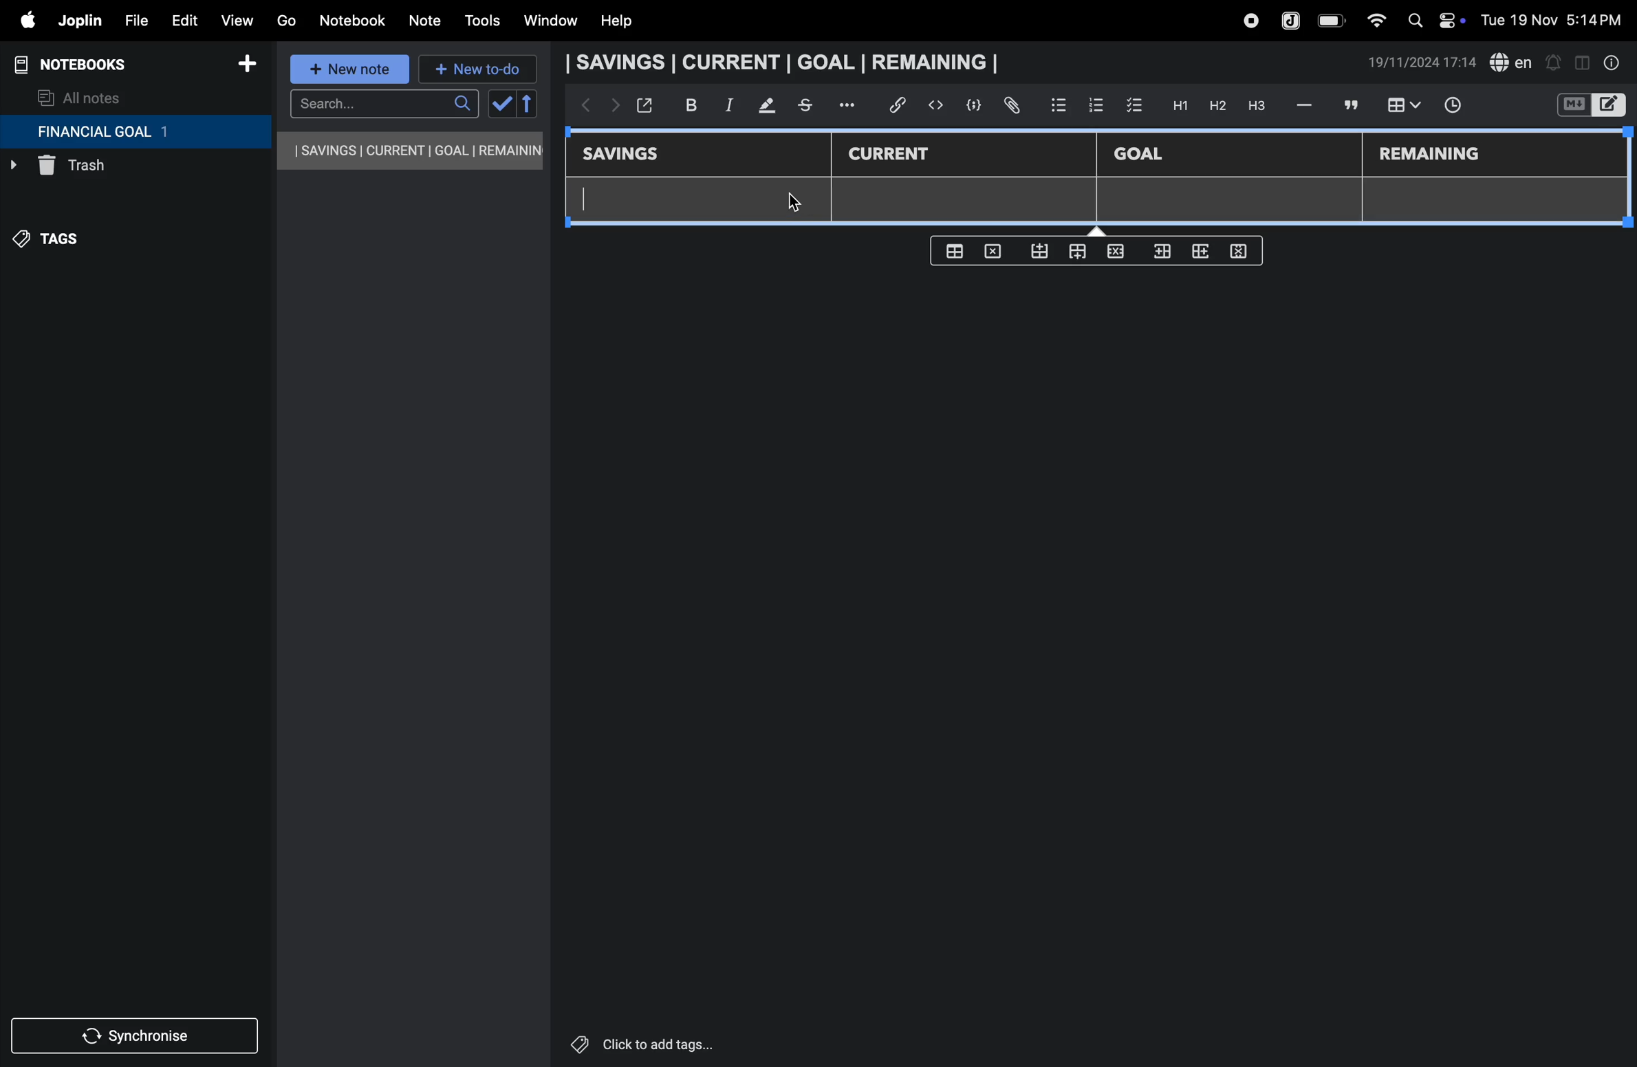  What do you see at coordinates (1178, 106) in the screenshot?
I see `H1` at bounding box center [1178, 106].